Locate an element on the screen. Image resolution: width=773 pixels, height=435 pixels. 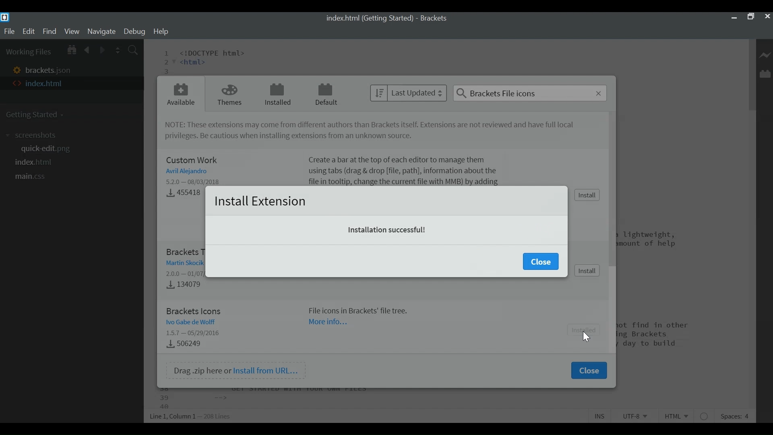
Working Files is located at coordinates (29, 51).